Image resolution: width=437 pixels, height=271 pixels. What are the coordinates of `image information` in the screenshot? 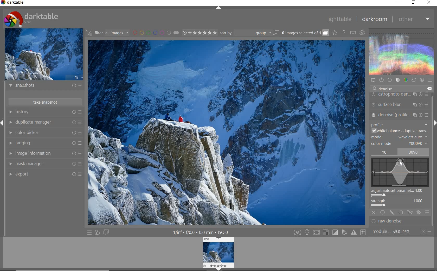 It's located at (45, 153).